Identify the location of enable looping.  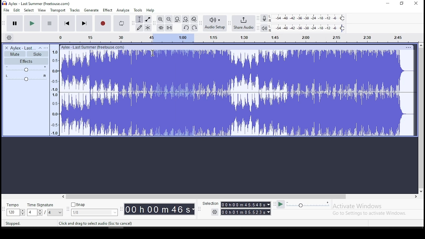
(122, 23).